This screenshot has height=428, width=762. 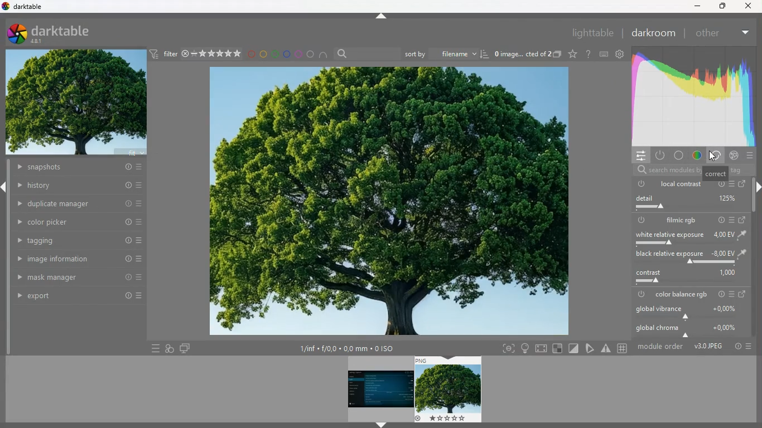 What do you see at coordinates (525, 348) in the screenshot?
I see `light` at bounding box center [525, 348].